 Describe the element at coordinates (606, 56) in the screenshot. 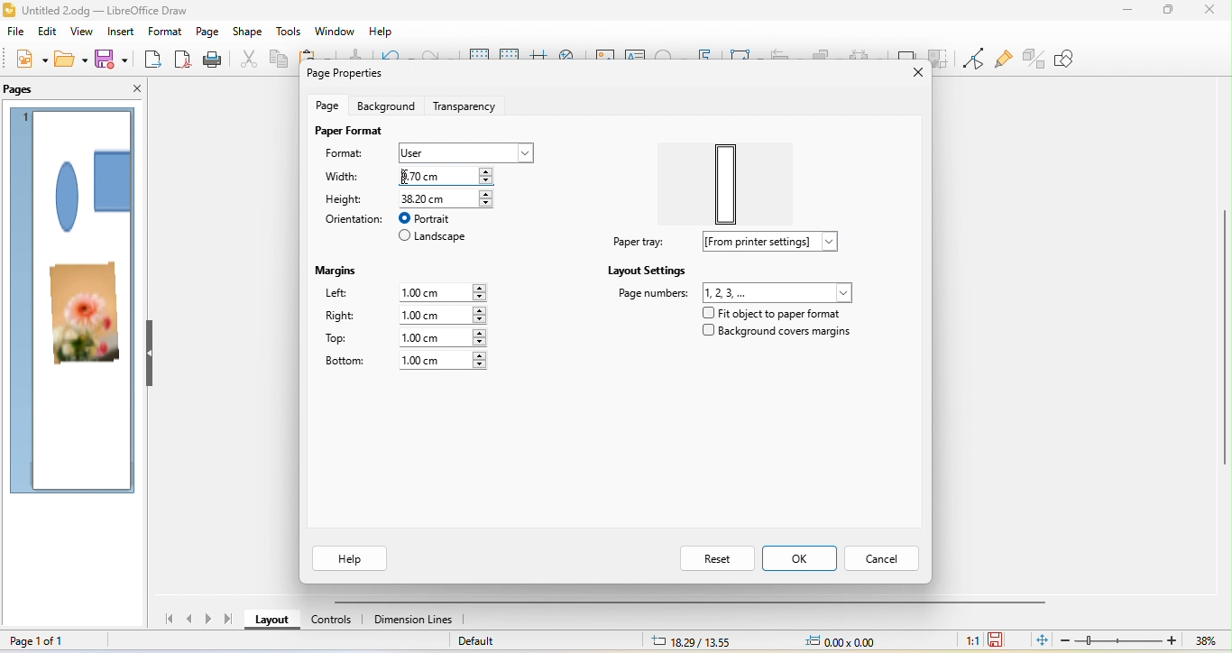

I see `image` at that location.